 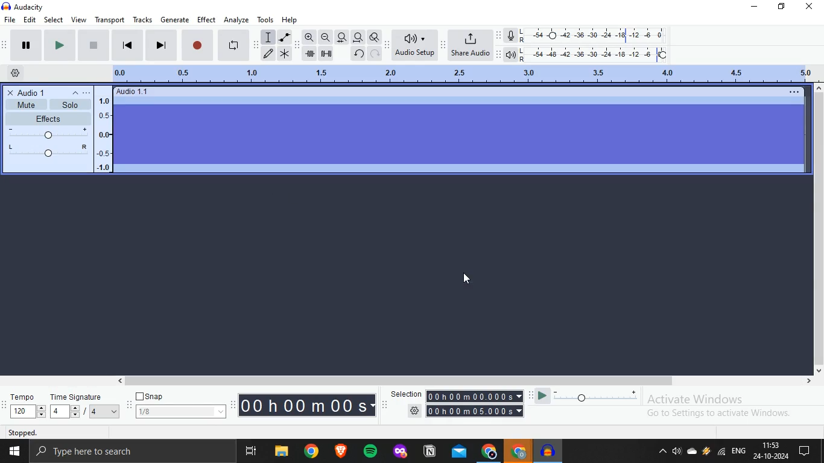 I want to click on Help, so click(x=293, y=19).